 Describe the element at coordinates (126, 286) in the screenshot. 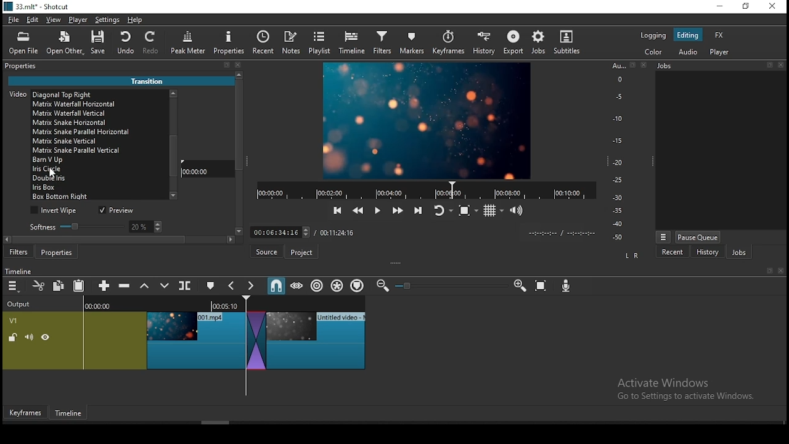

I see `ripple delete` at that location.